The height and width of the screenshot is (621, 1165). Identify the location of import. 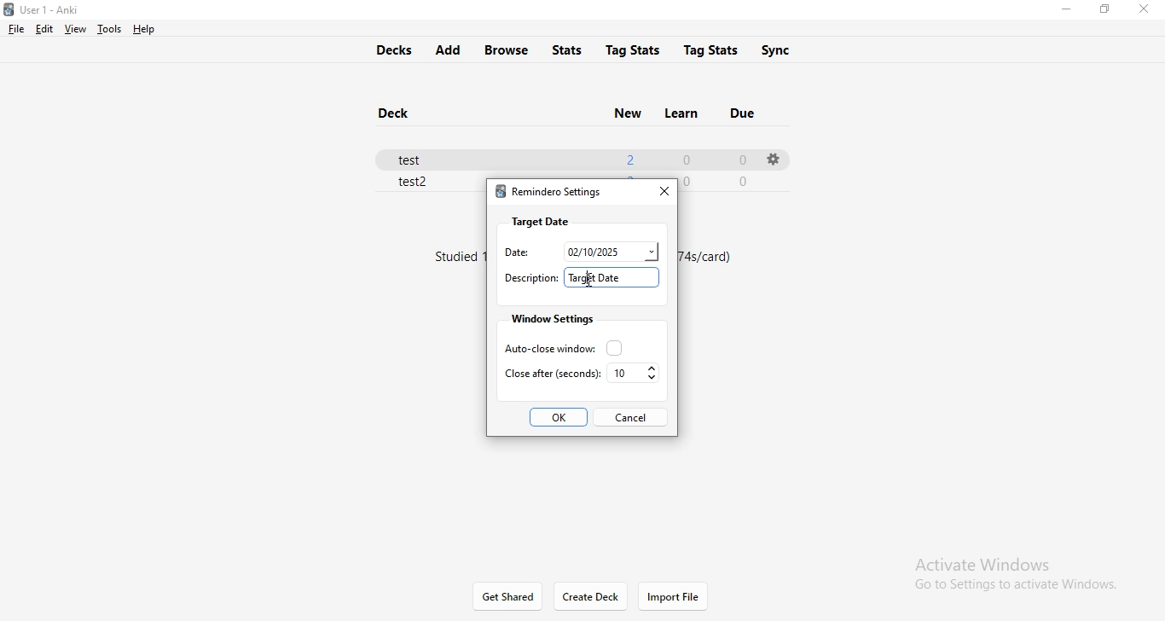
(673, 597).